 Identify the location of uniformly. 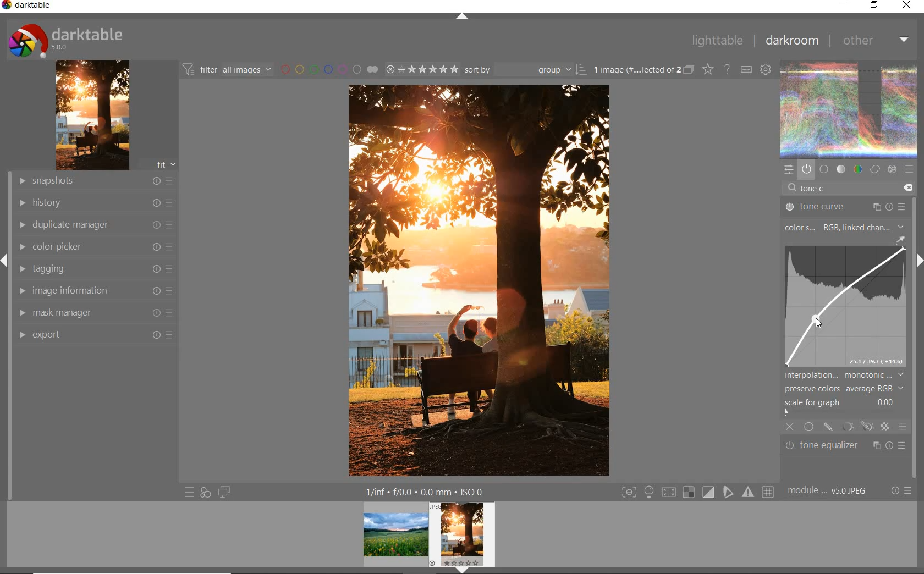
(809, 427).